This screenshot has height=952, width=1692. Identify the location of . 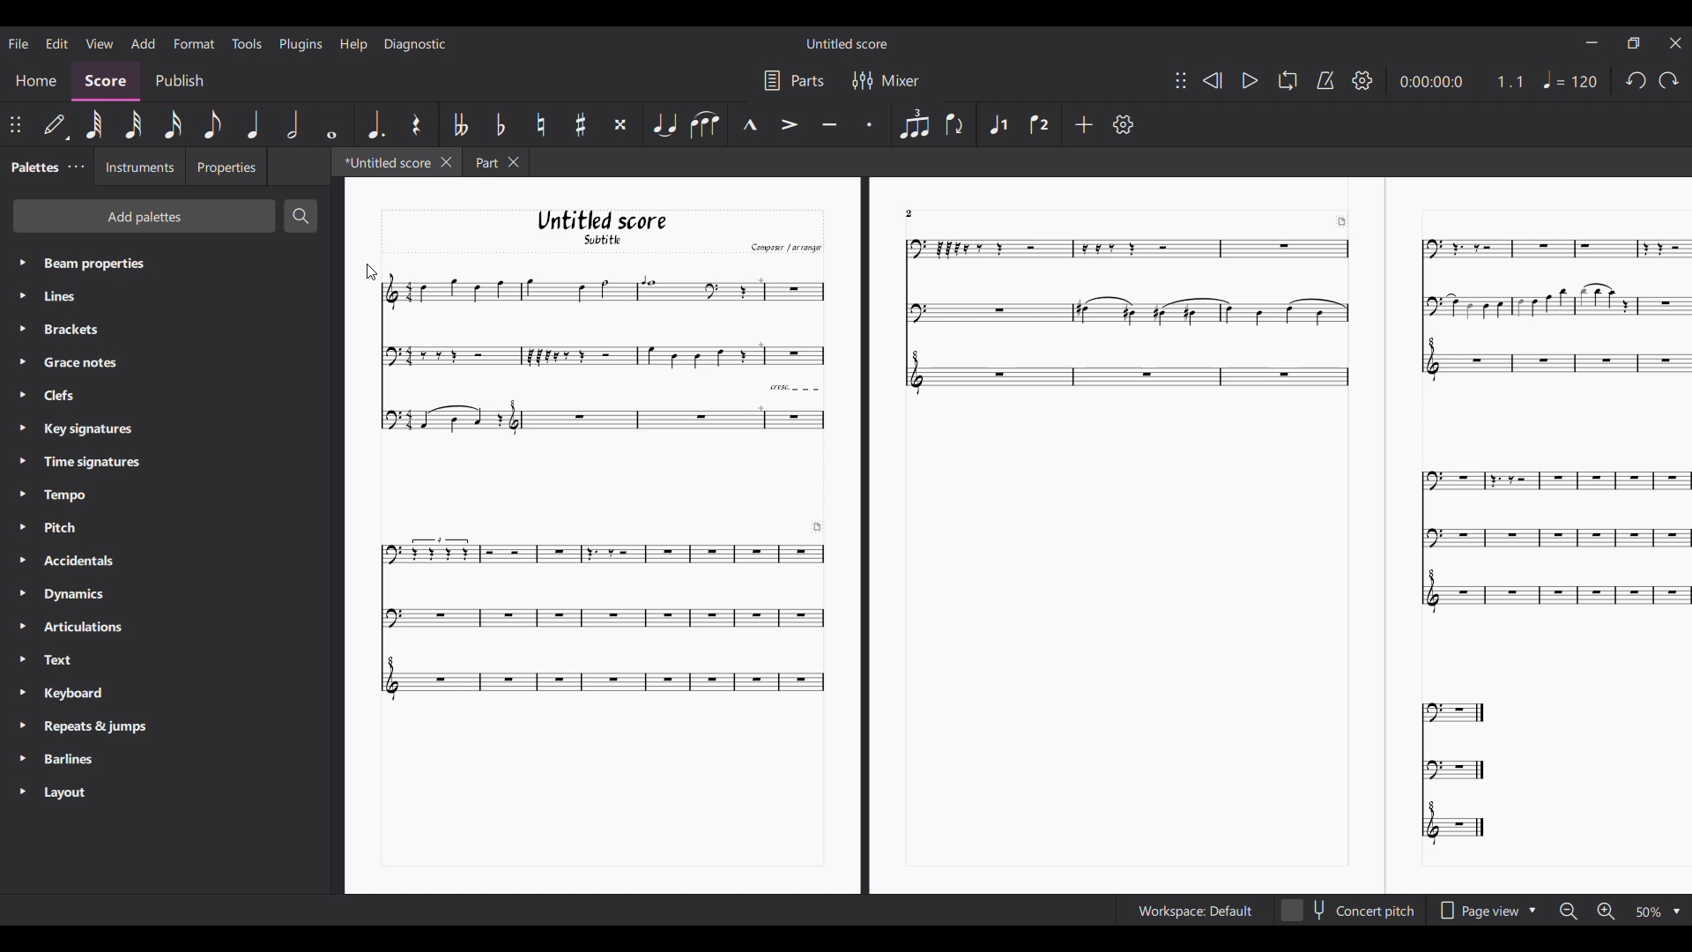
(20, 294).